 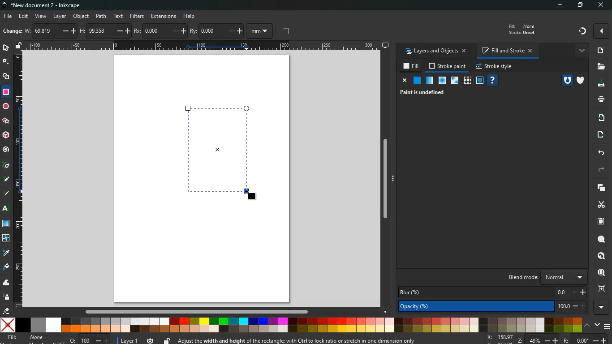 I want to click on spiral, so click(x=7, y=150).